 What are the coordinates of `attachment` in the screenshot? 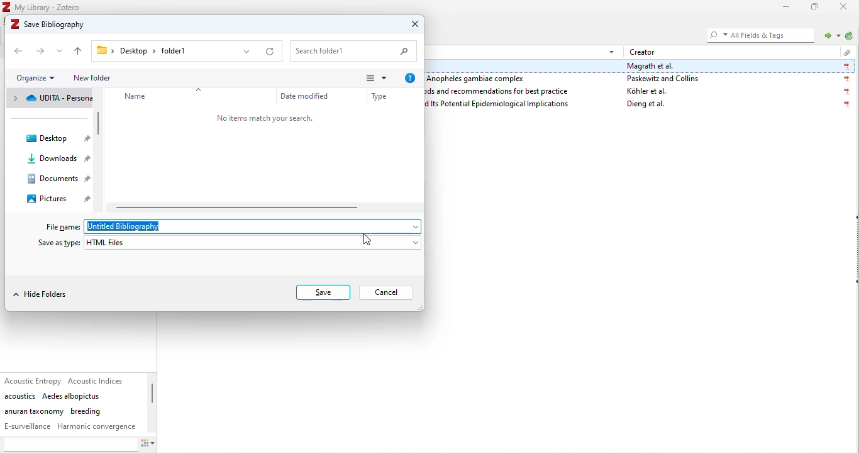 It's located at (845, 51).